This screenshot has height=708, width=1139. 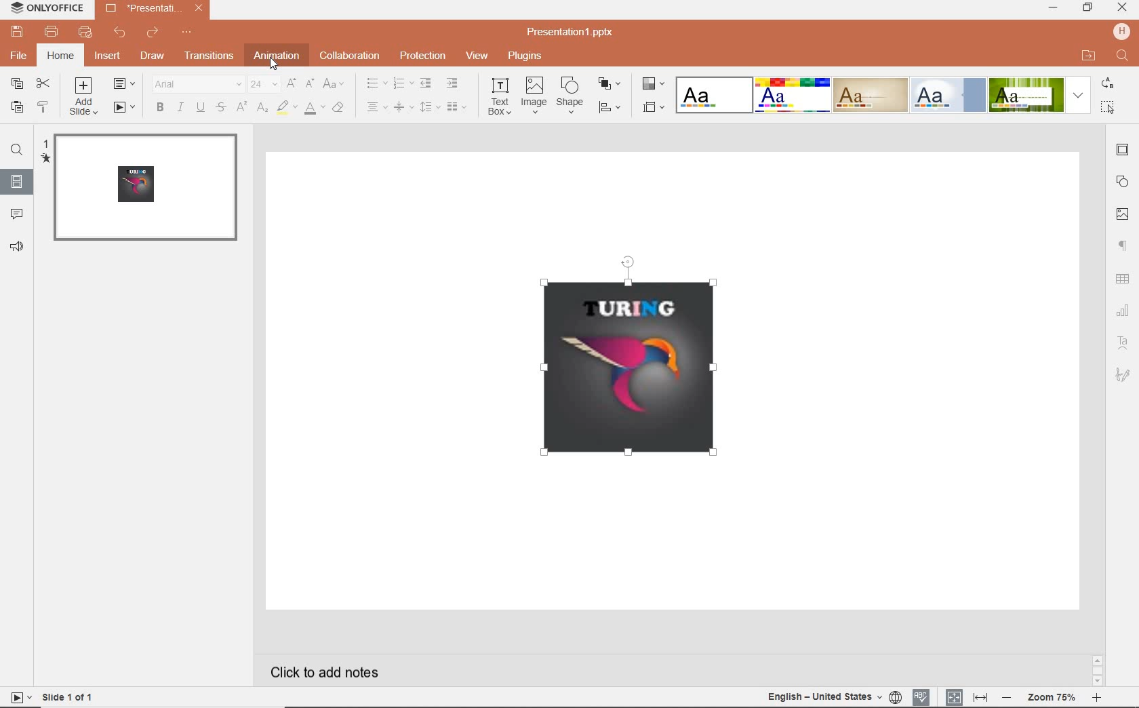 I want to click on font color, so click(x=314, y=109).